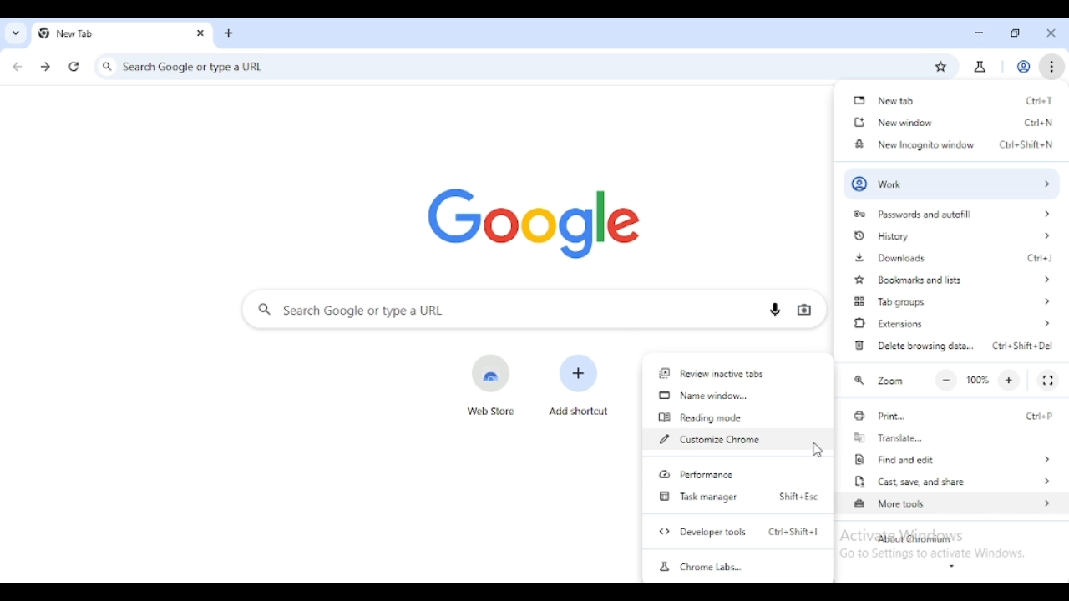  What do you see at coordinates (533, 220) in the screenshot?
I see `google` at bounding box center [533, 220].